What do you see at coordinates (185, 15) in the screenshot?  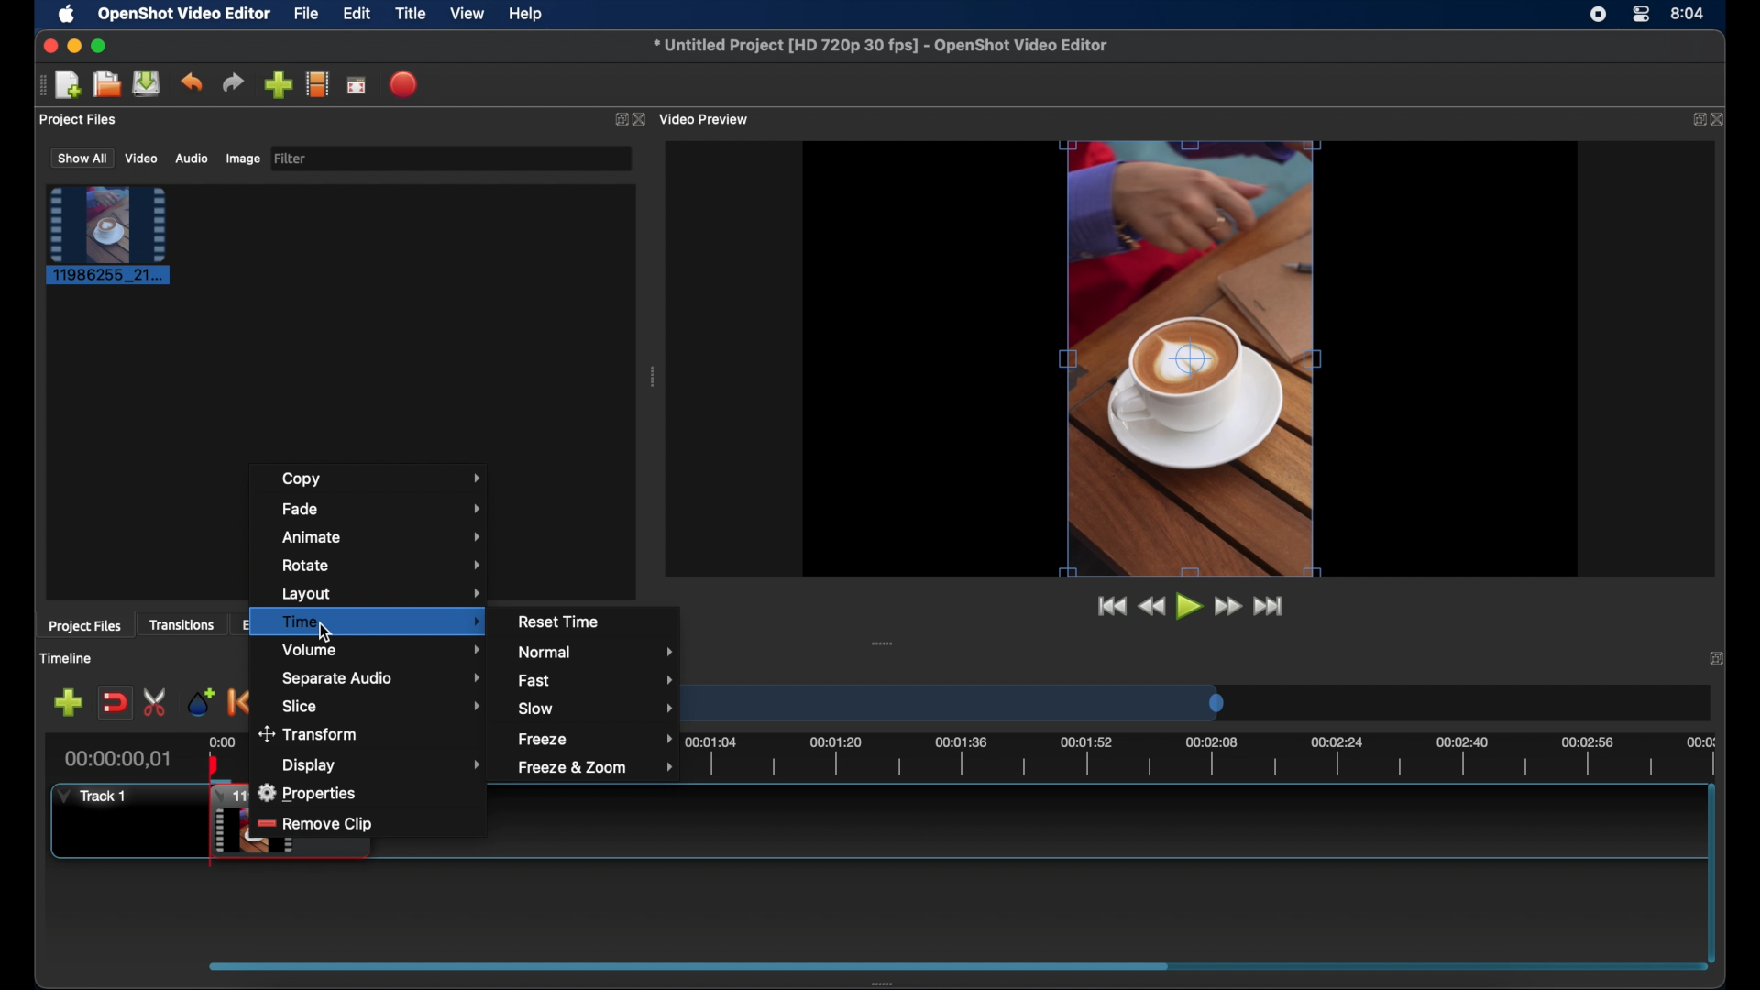 I see `openshot video editor` at bounding box center [185, 15].